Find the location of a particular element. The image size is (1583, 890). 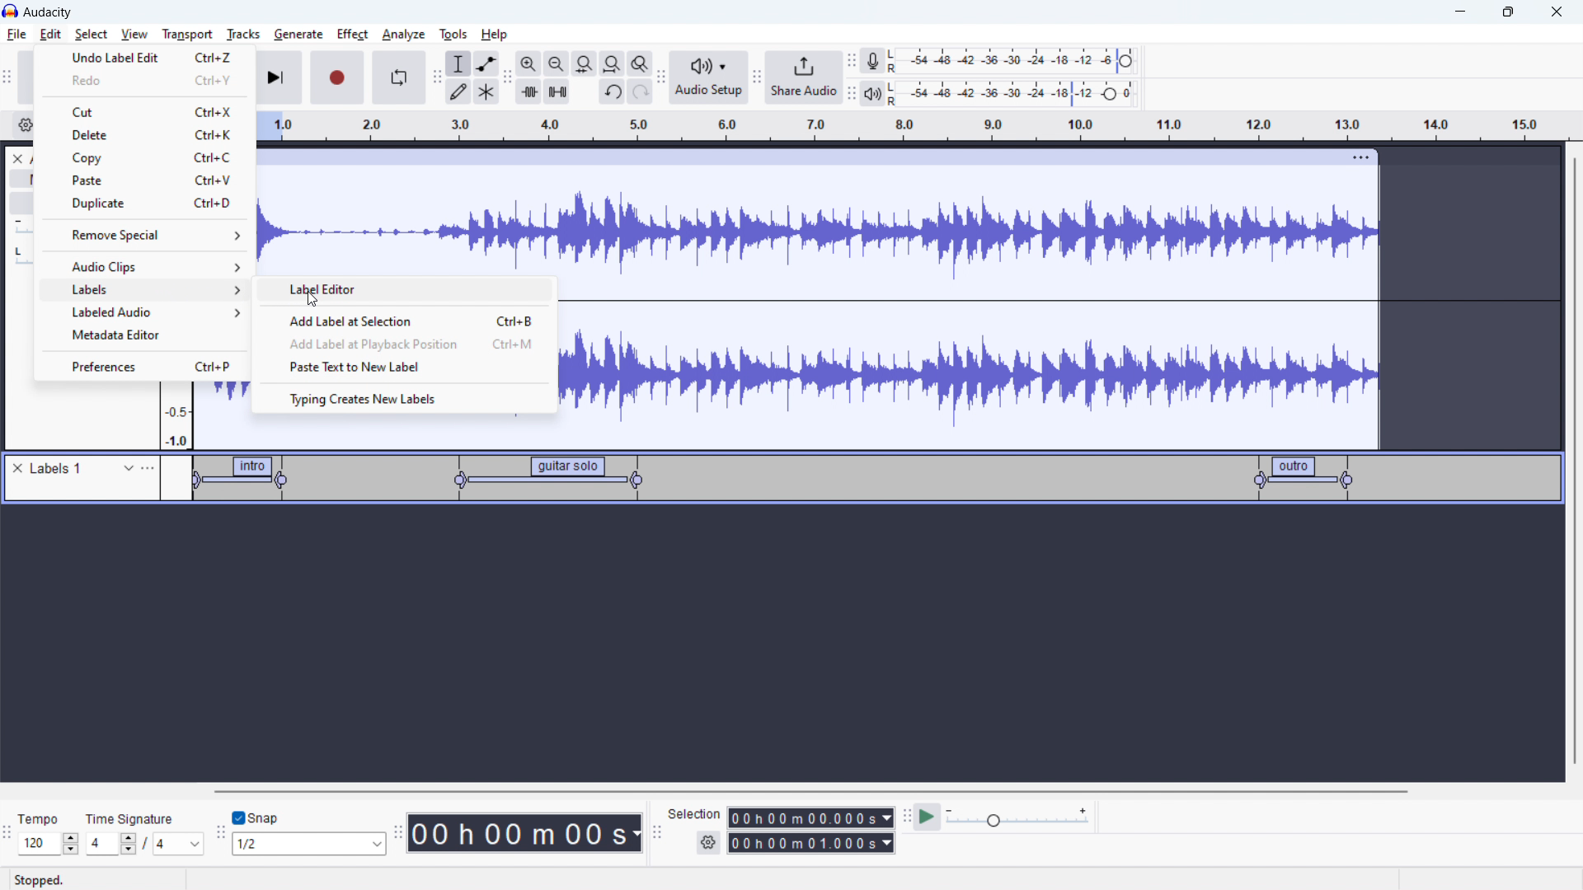

tools toolbar is located at coordinates (437, 77).